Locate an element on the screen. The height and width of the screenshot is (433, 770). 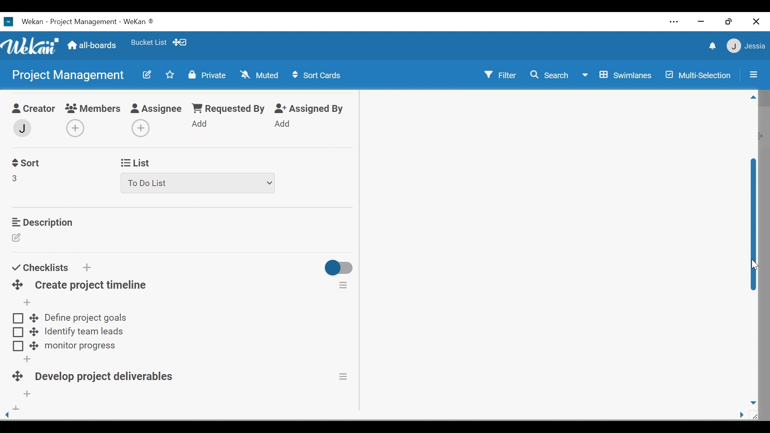
cursor is located at coordinates (753, 266).